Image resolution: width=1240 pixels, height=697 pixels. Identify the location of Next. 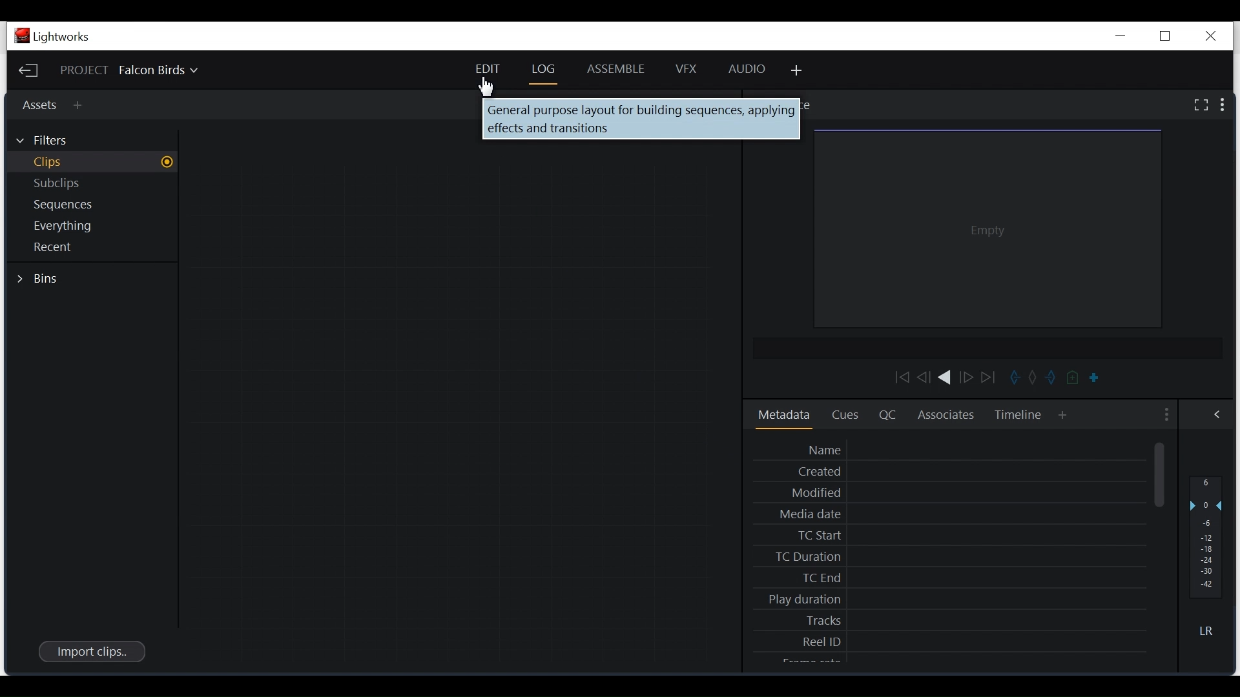
(989, 378).